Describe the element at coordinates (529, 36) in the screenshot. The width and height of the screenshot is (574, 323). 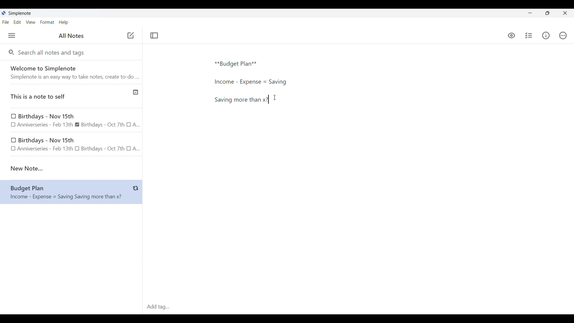
I see `Insert checklist` at that location.